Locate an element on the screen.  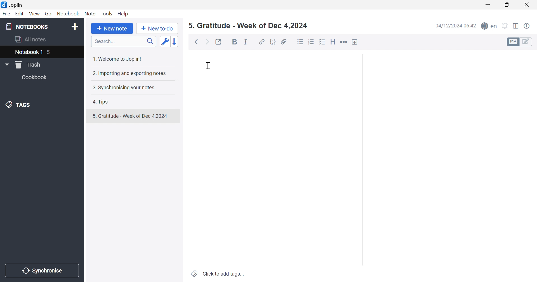
Bold is located at coordinates (234, 41).